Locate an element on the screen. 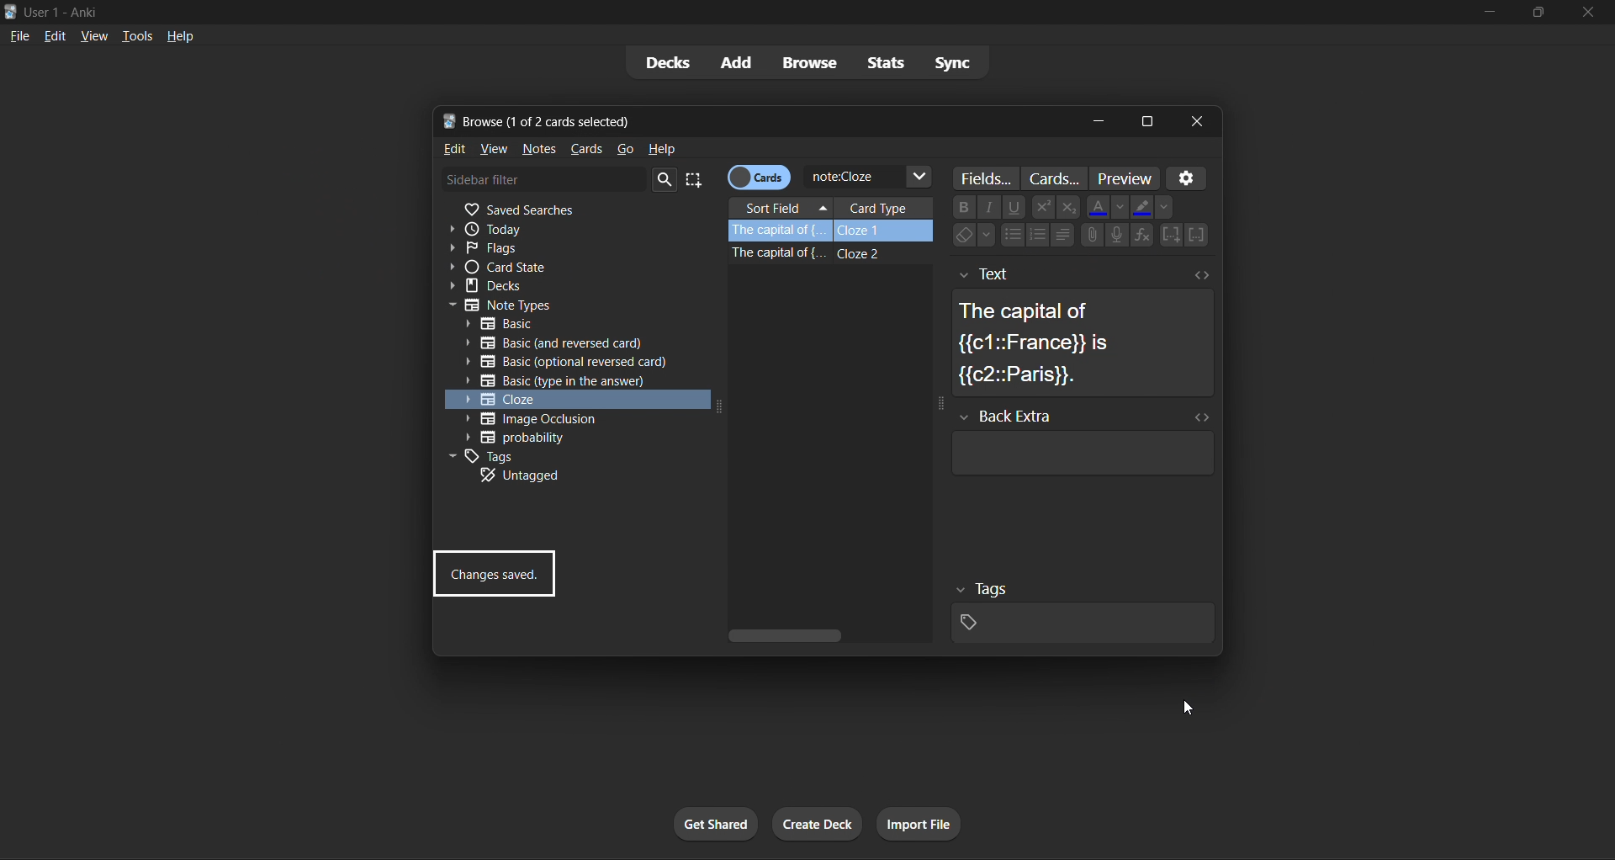  basic type is located at coordinates (573, 324).